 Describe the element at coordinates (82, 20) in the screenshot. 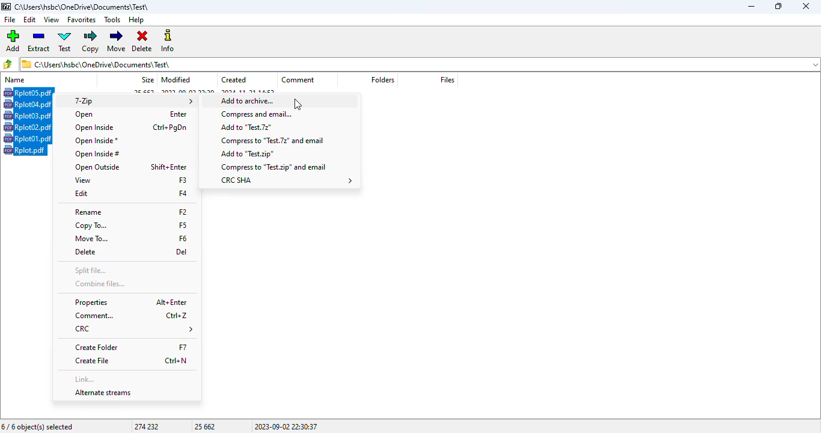

I see `favorites` at that location.